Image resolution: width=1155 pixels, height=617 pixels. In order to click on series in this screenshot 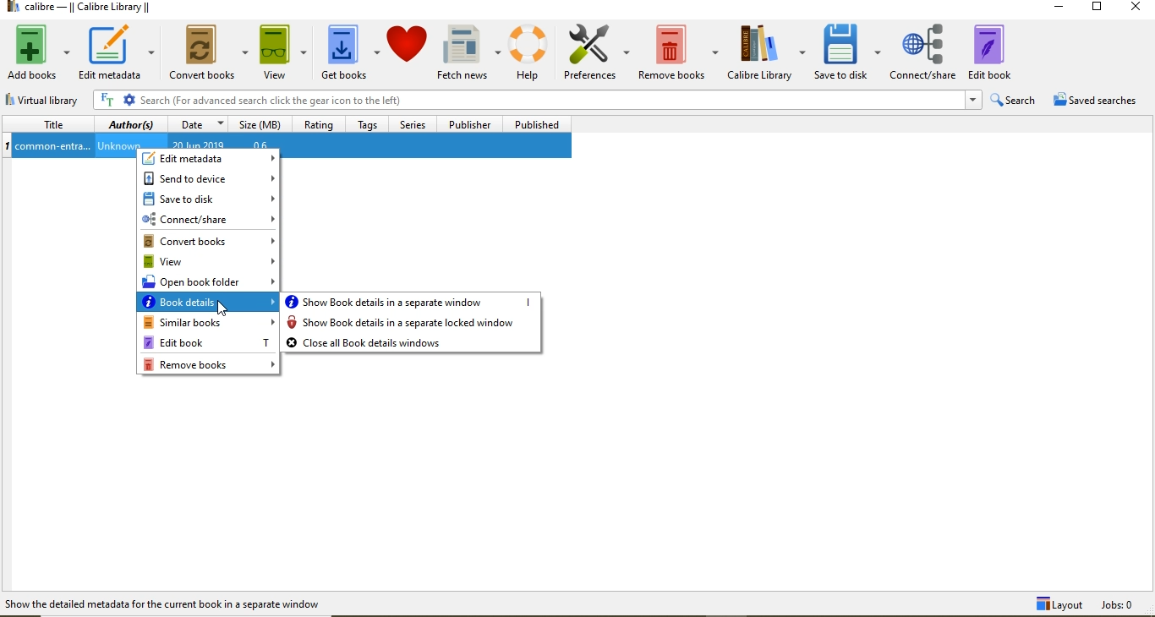, I will do `click(414, 125)`.